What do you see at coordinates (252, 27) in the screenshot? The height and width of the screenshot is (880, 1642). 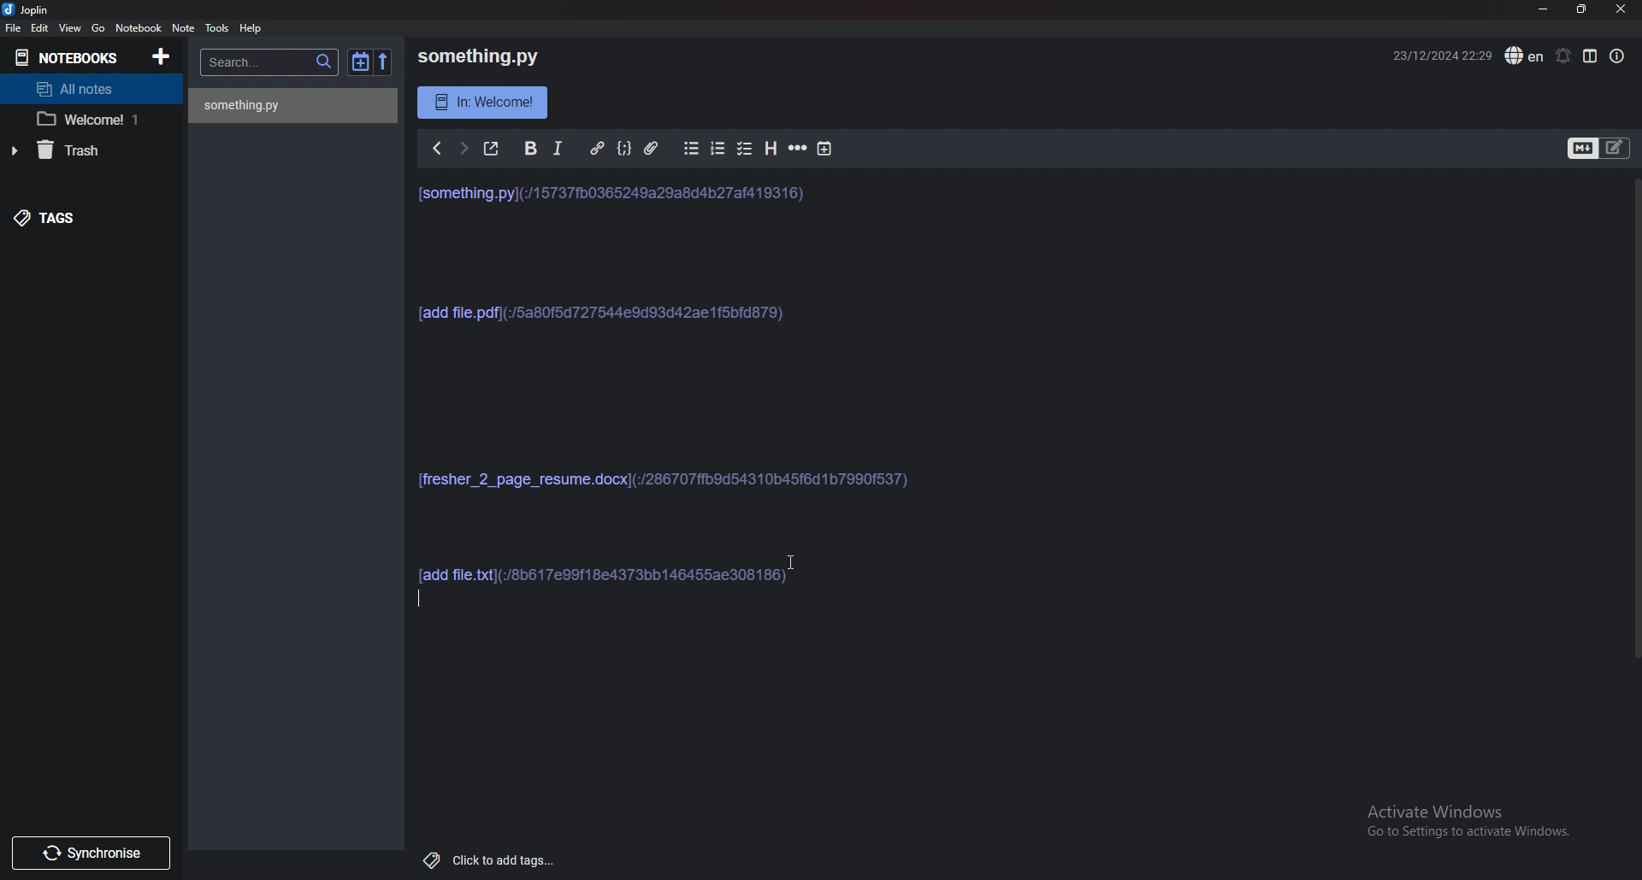 I see `Help` at bounding box center [252, 27].